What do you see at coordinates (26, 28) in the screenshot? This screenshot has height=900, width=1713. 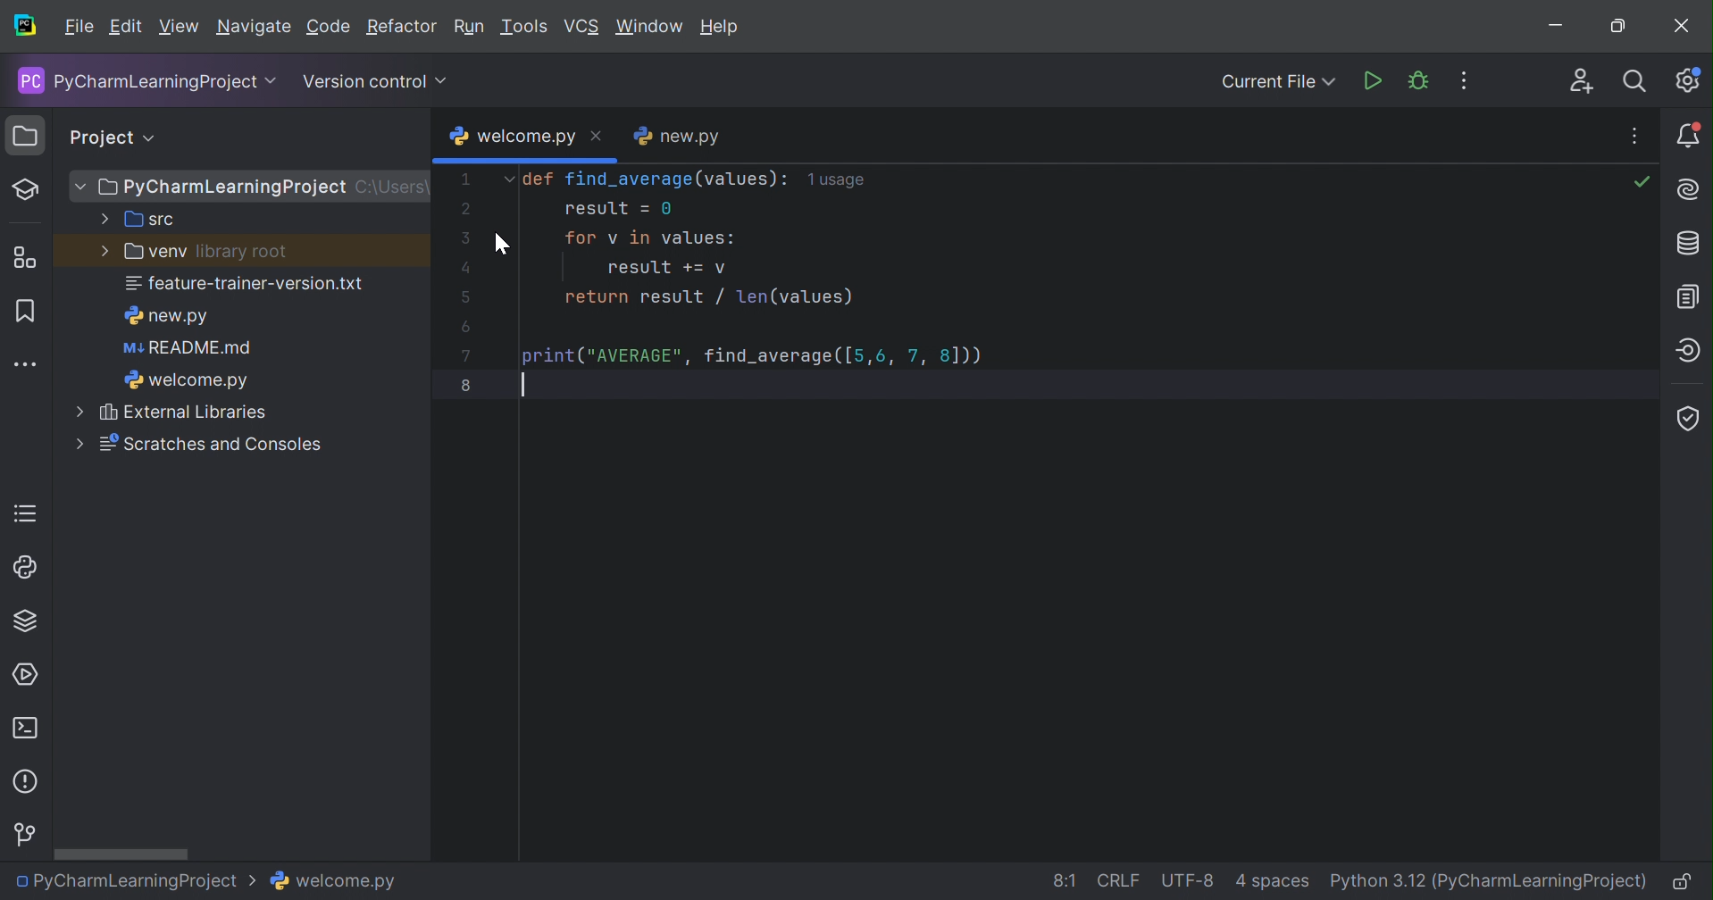 I see `PyCharm icon` at bounding box center [26, 28].